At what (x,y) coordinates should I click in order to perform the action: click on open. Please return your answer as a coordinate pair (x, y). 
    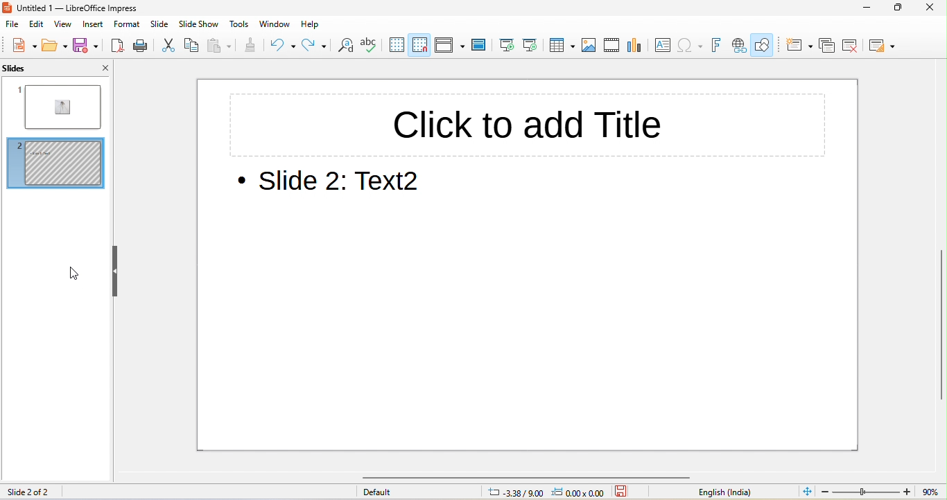
    Looking at the image, I should click on (53, 46).